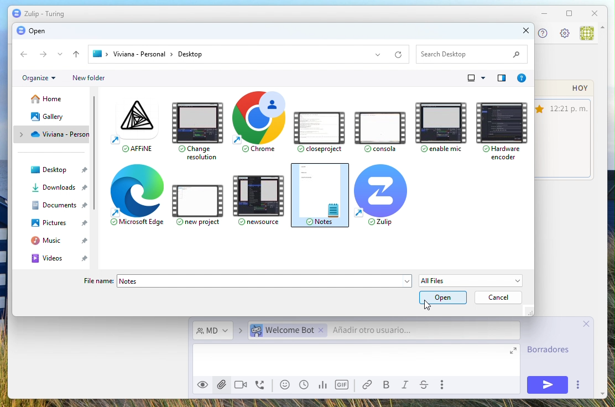 This screenshot has width=615, height=407. What do you see at coordinates (596, 13) in the screenshot?
I see `Close` at bounding box center [596, 13].